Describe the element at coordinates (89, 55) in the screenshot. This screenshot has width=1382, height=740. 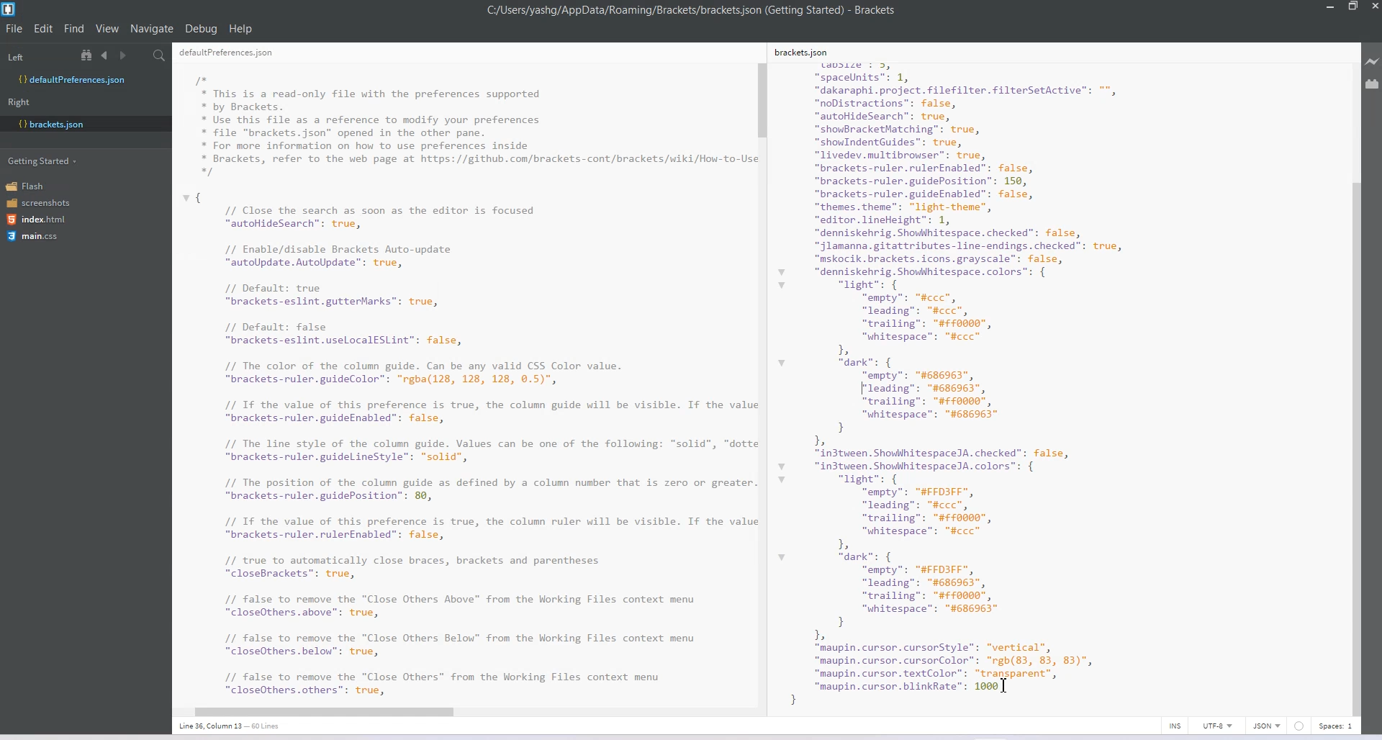
I see `View in file Tree` at that location.